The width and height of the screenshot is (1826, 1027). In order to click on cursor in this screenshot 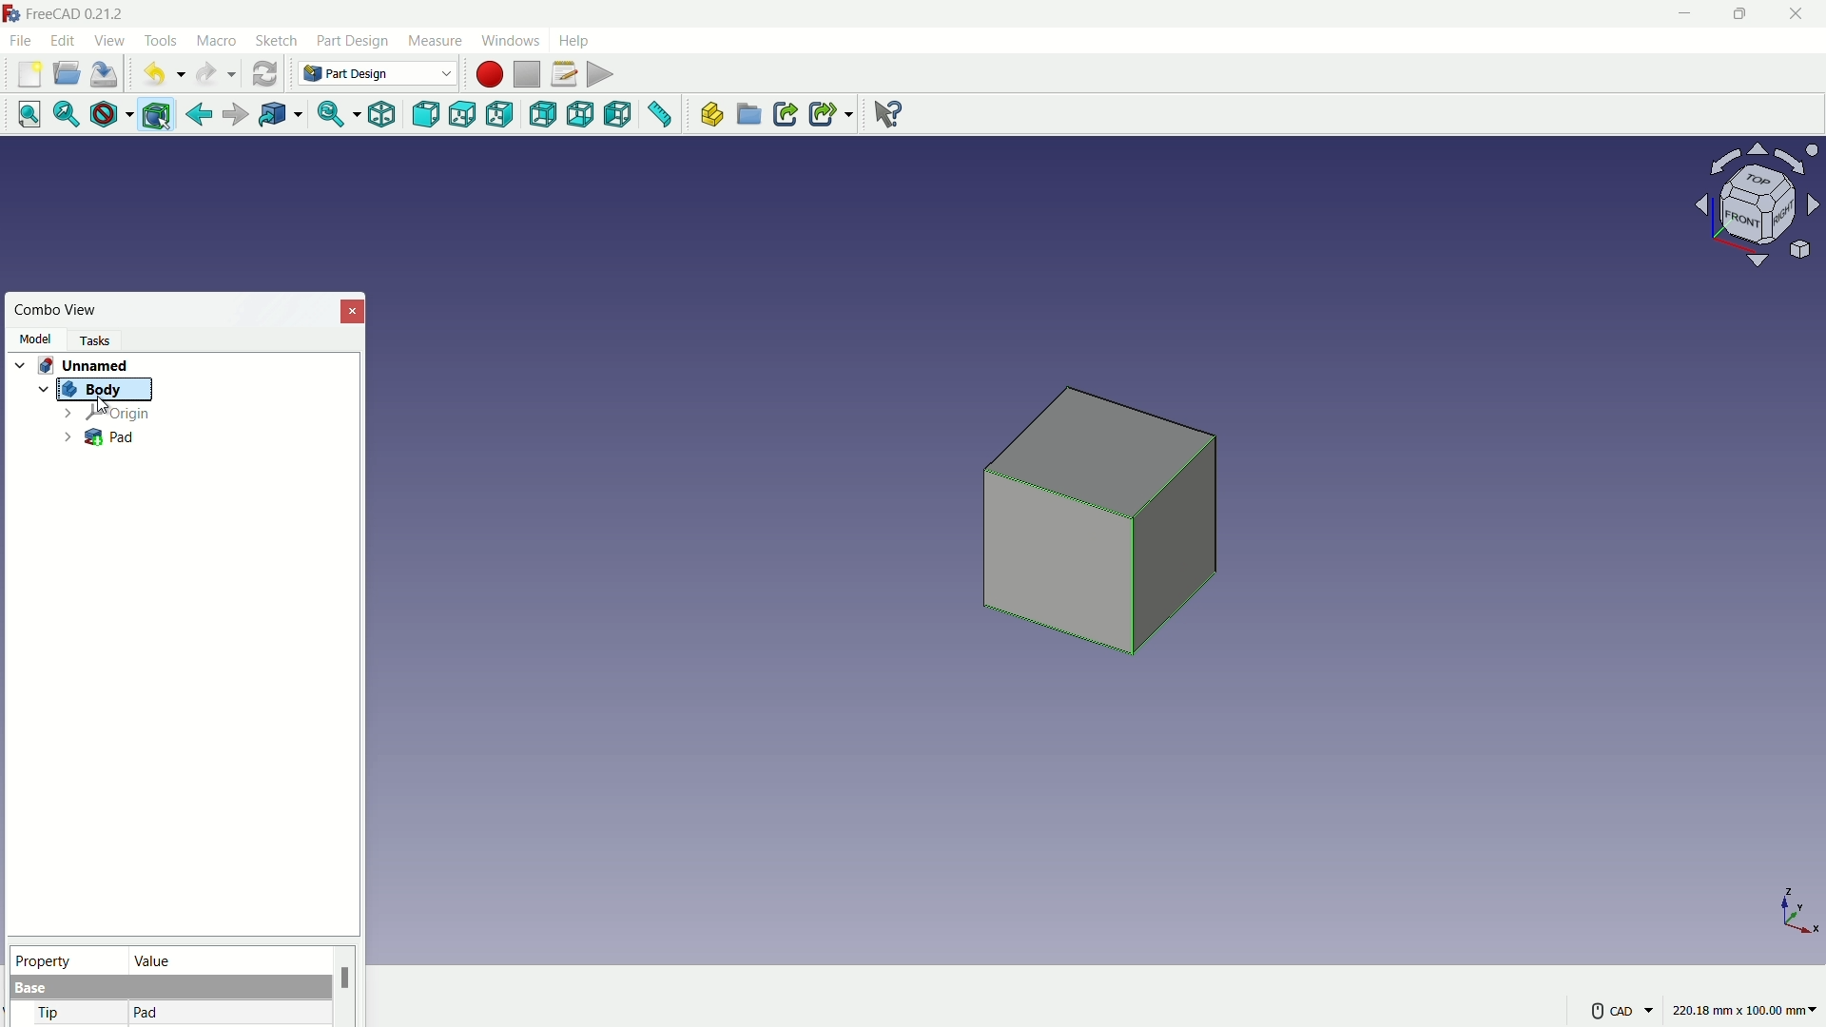, I will do `click(103, 406)`.